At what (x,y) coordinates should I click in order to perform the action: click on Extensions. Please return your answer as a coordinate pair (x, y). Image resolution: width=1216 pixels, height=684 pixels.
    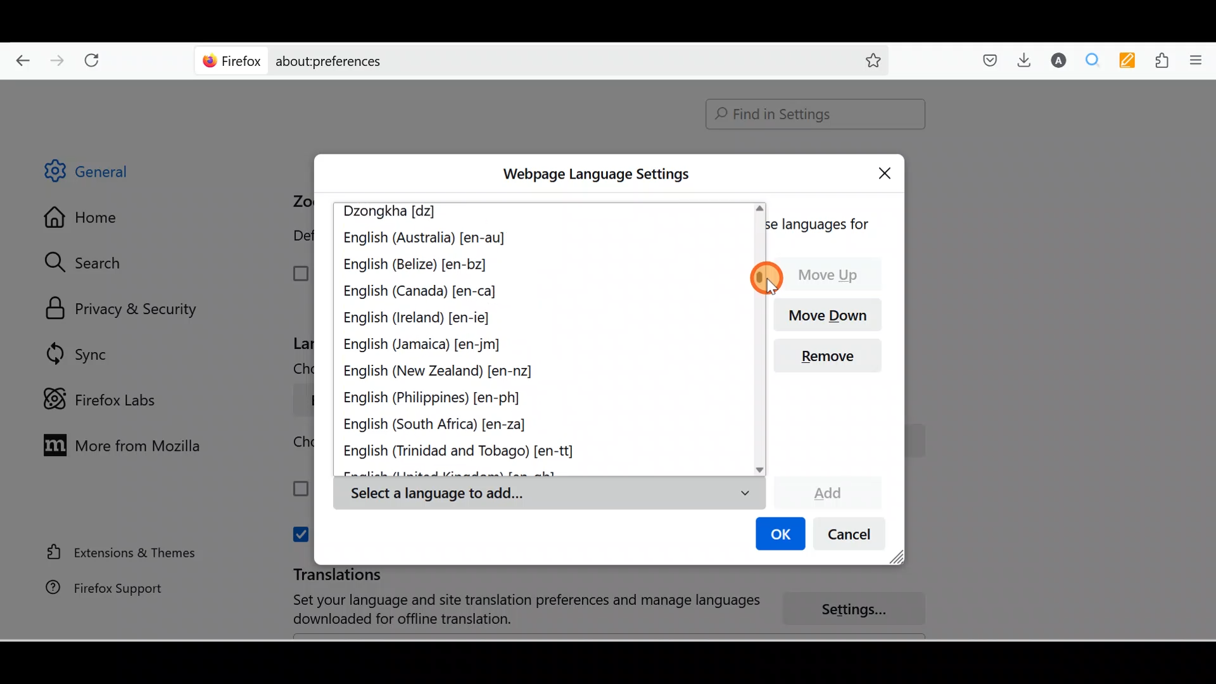
    Looking at the image, I should click on (1165, 61).